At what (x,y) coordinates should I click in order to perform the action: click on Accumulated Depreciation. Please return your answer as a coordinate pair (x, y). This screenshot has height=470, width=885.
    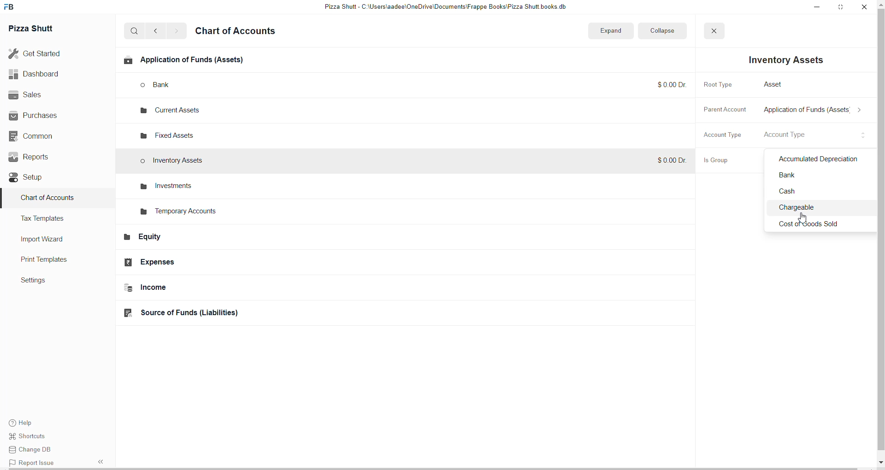
    Looking at the image, I should click on (820, 159).